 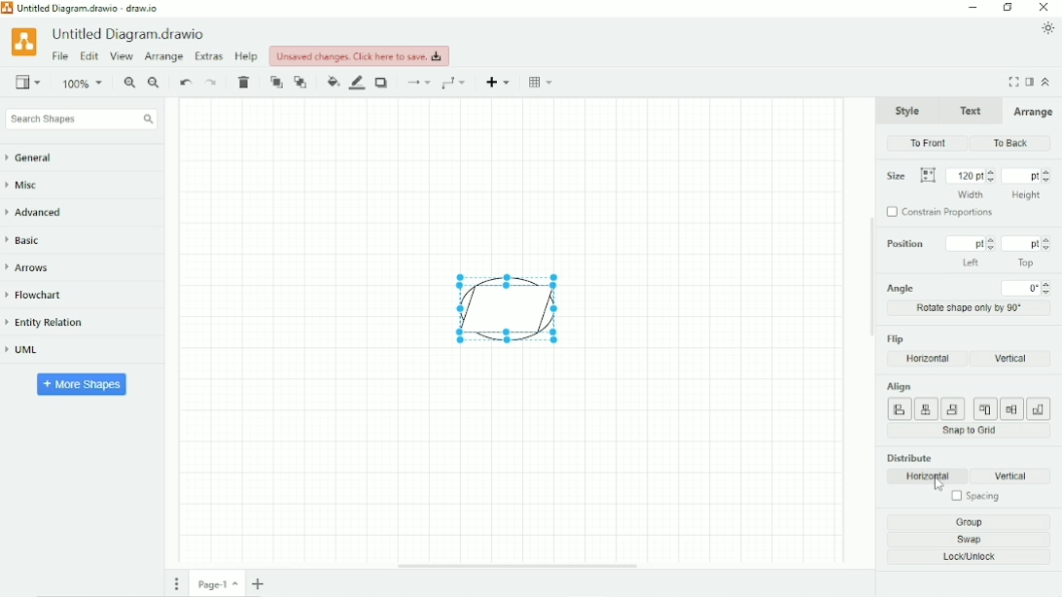 I want to click on Undo, so click(x=185, y=84).